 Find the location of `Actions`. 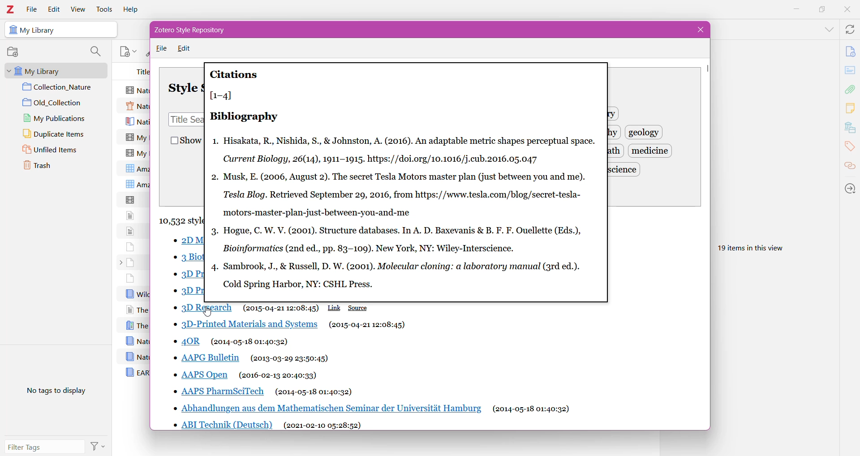

Actions is located at coordinates (99, 446).